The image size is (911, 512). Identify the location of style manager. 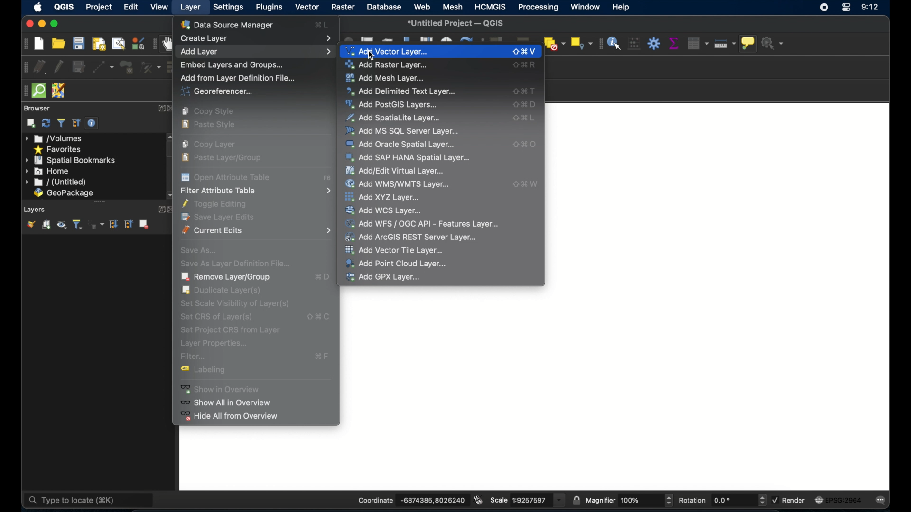
(138, 43).